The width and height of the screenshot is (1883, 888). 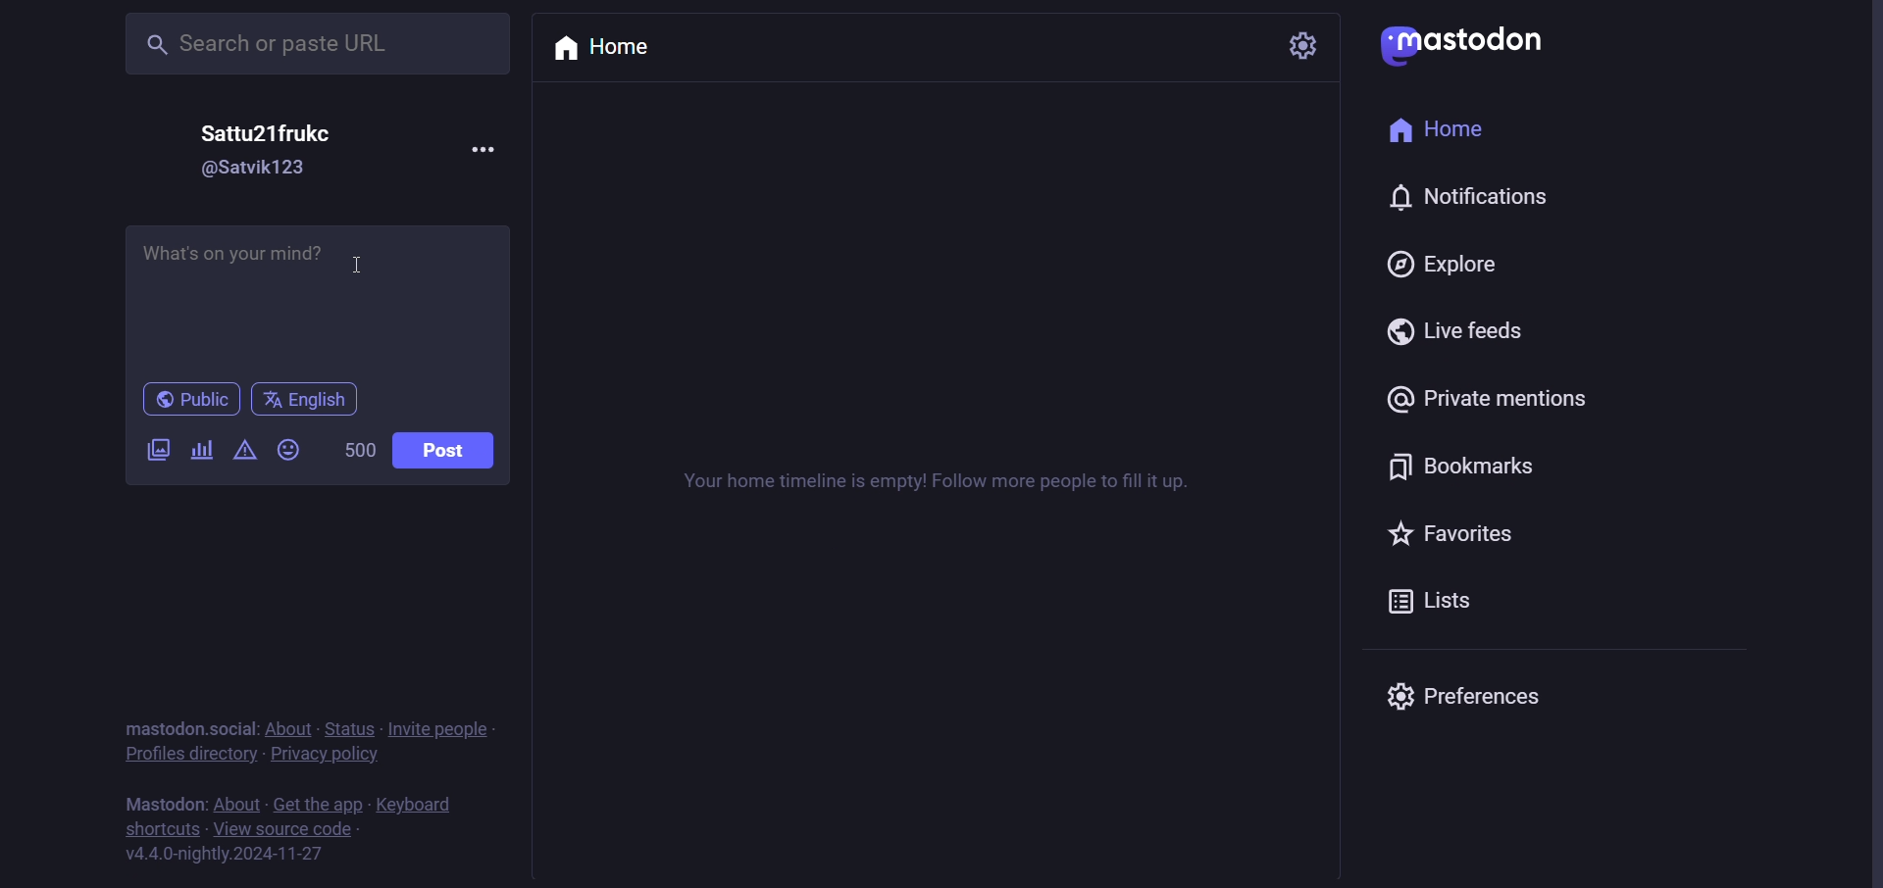 I want to click on status, so click(x=348, y=728).